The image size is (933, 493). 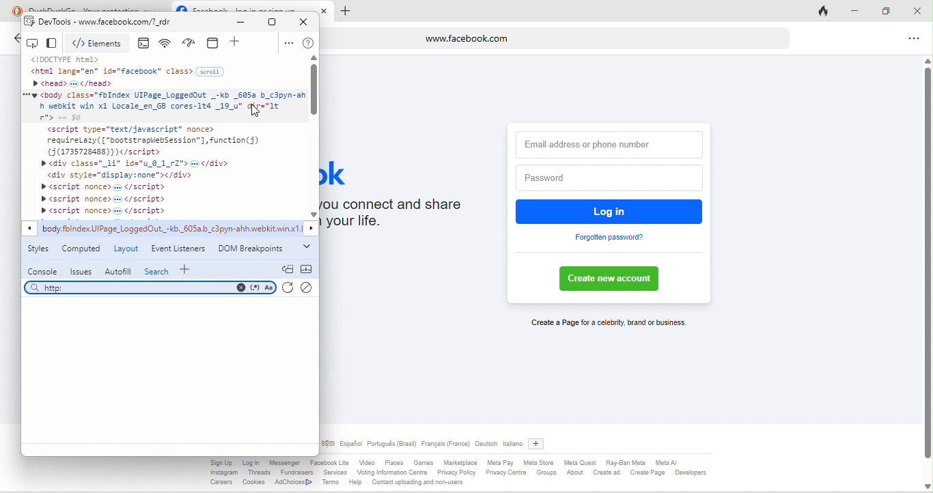 I want to click on facebook logo, so click(x=181, y=6).